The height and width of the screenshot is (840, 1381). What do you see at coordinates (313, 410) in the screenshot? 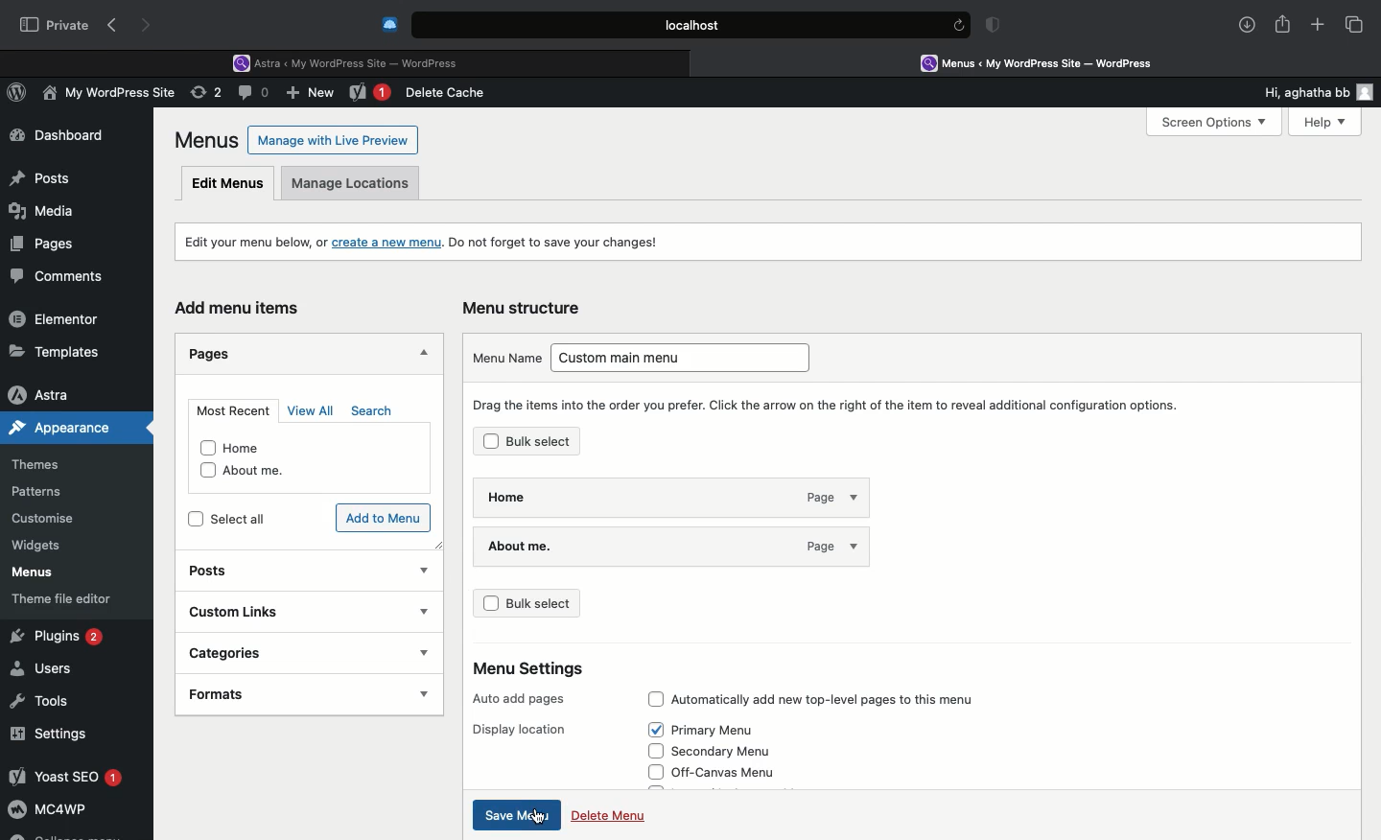
I see `View all` at bounding box center [313, 410].